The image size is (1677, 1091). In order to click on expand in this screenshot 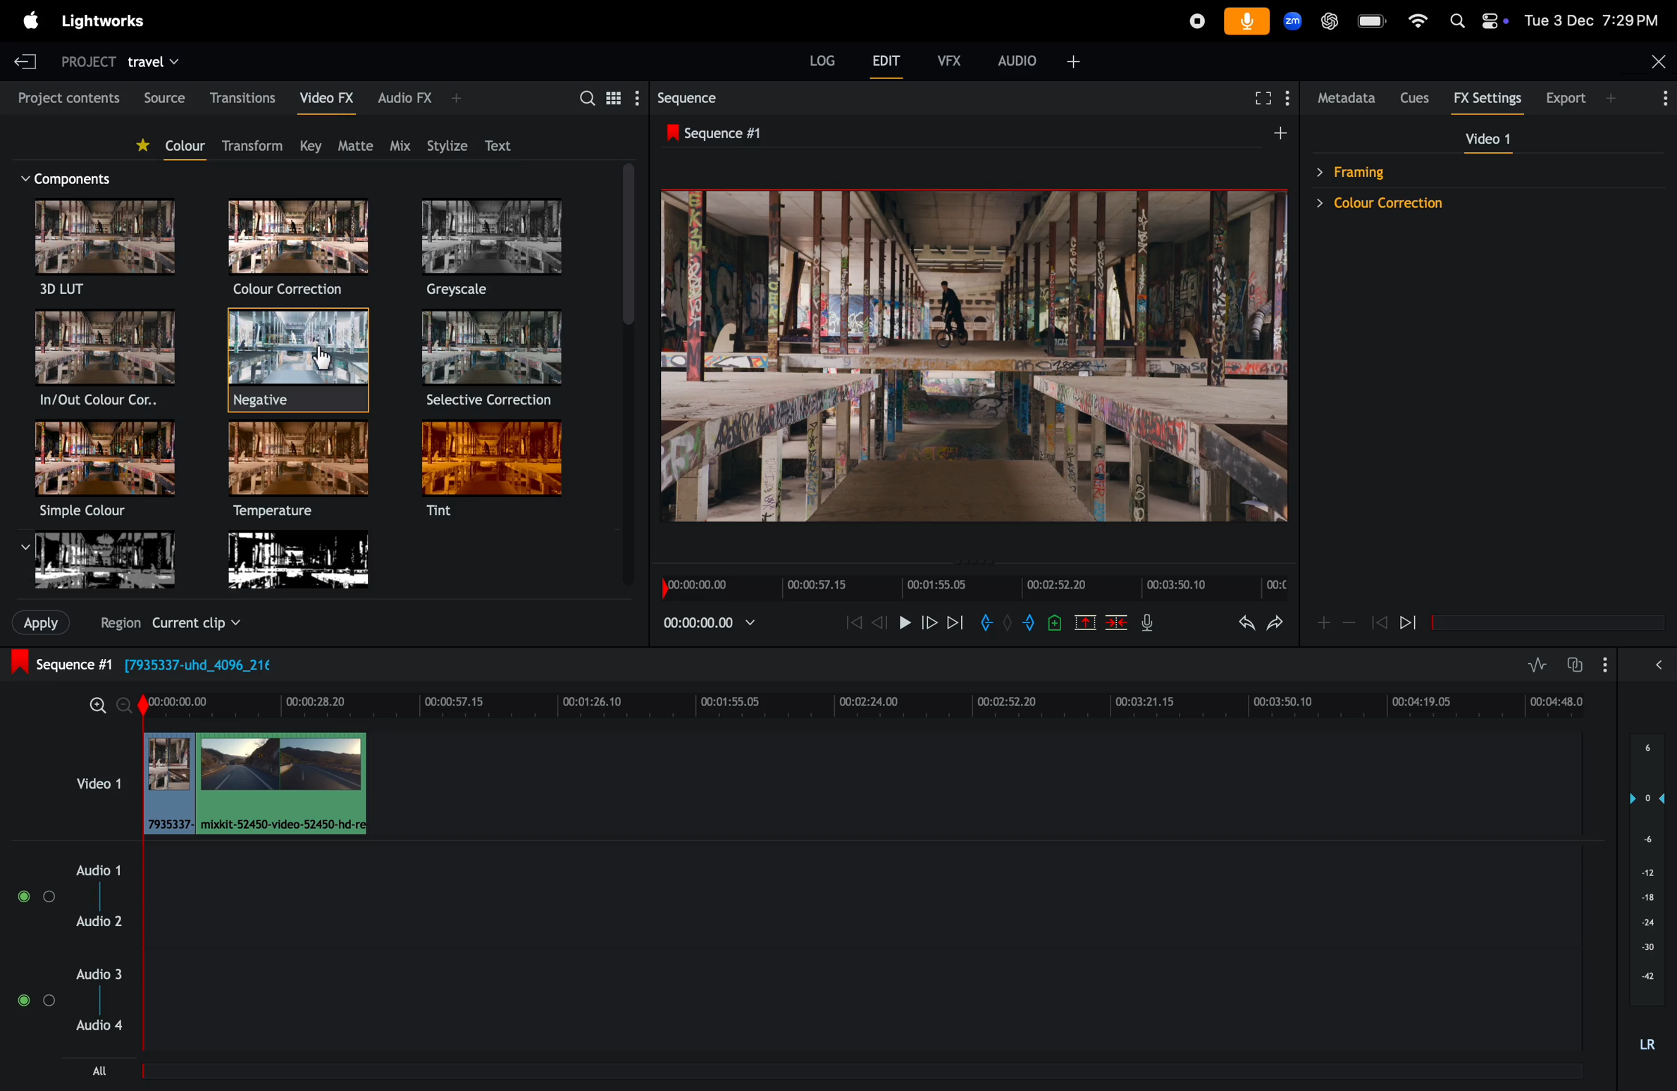, I will do `click(1655, 665)`.